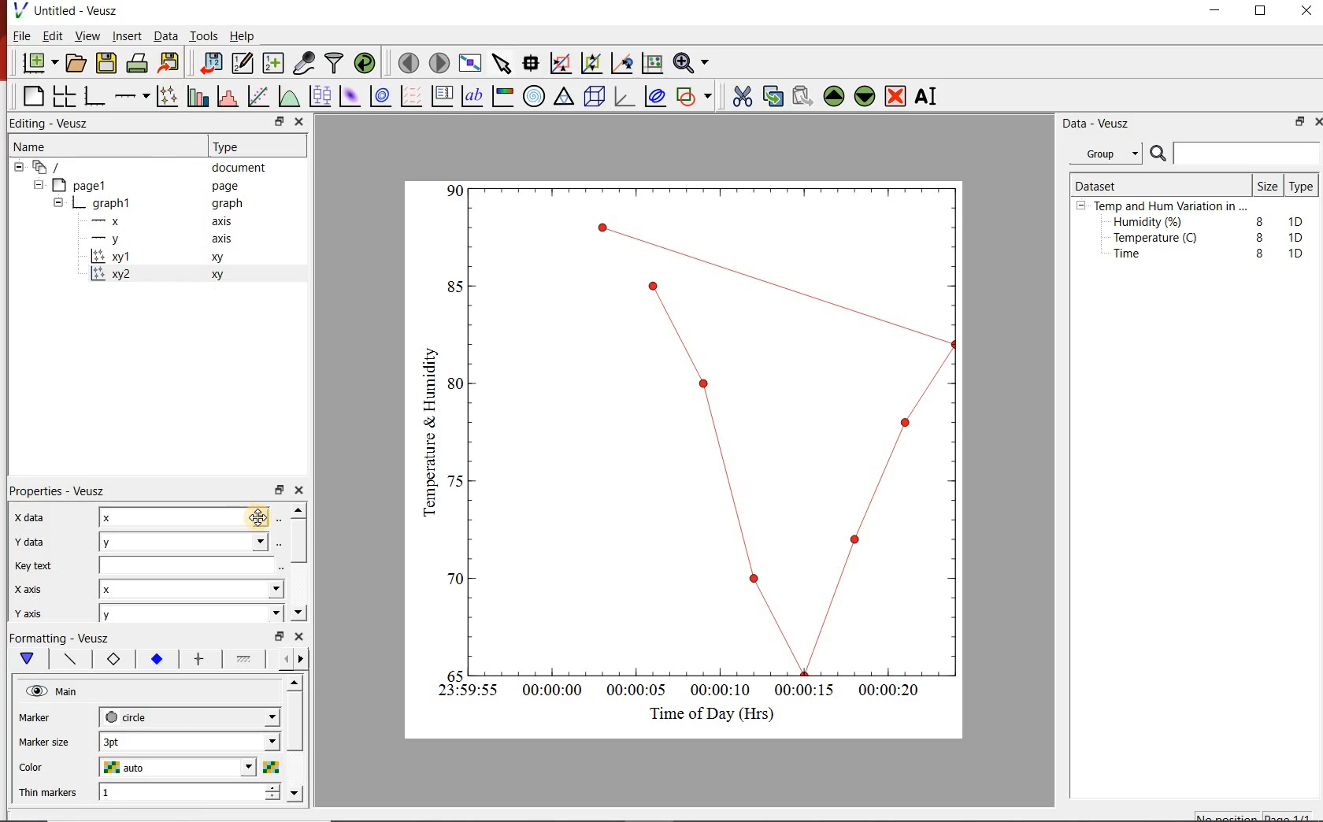 This screenshot has width=1323, height=822. What do you see at coordinates (835, 94) in the screenshot?
I see `Move the selected widget up` at bounding box center [835, 94].